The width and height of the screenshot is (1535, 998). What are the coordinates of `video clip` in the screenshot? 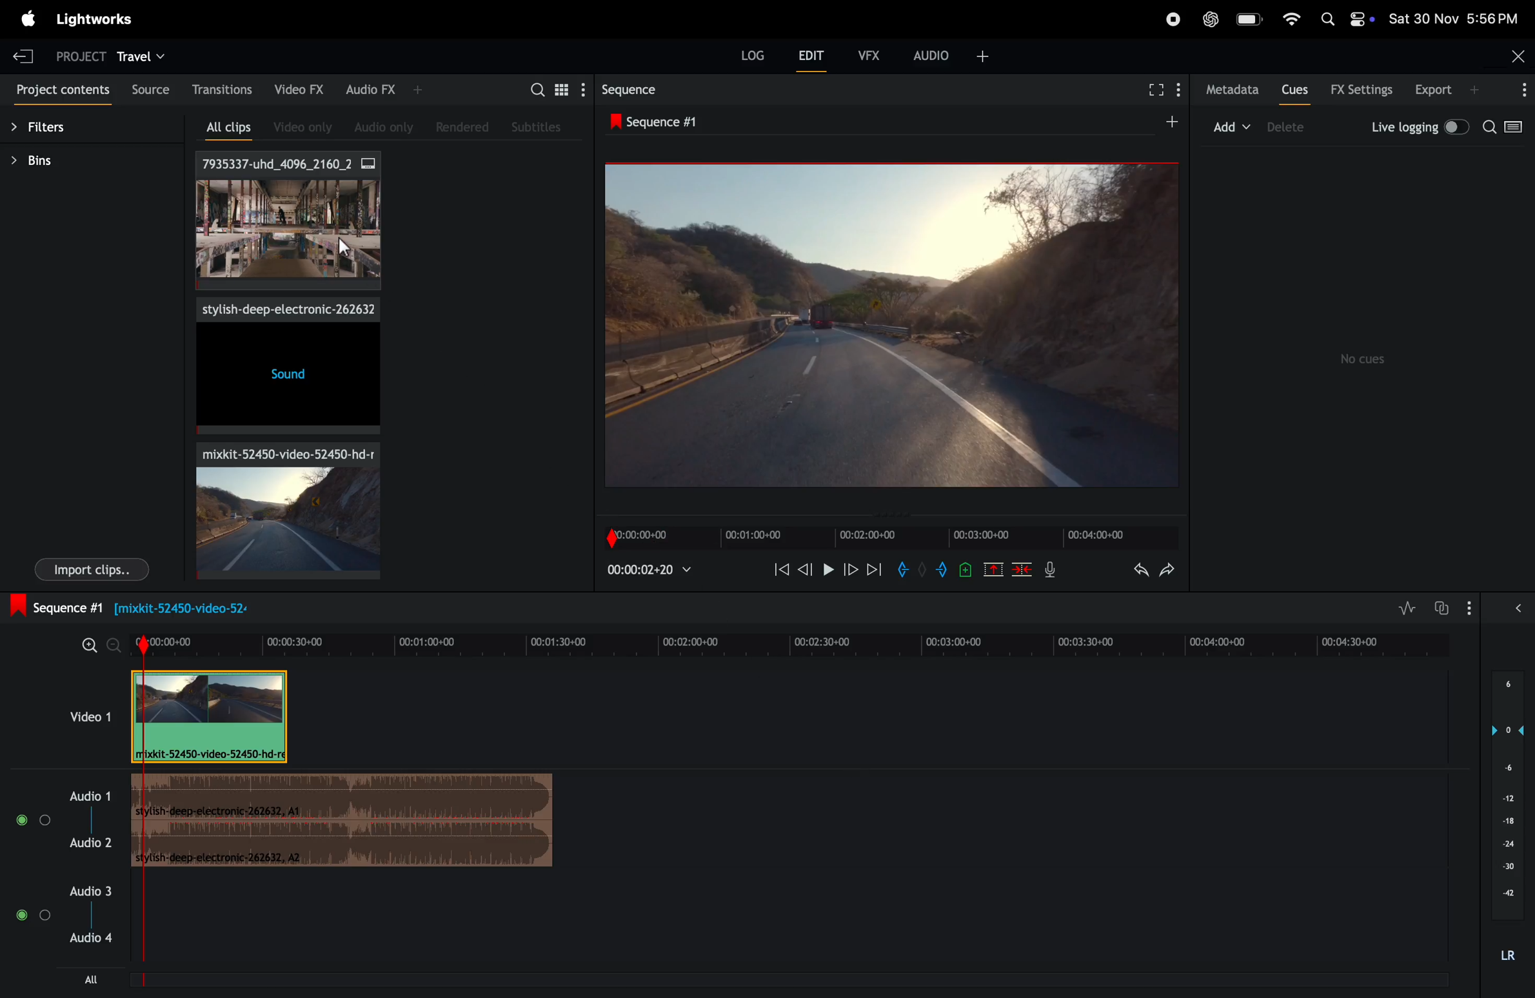 It's located at (279, 509).